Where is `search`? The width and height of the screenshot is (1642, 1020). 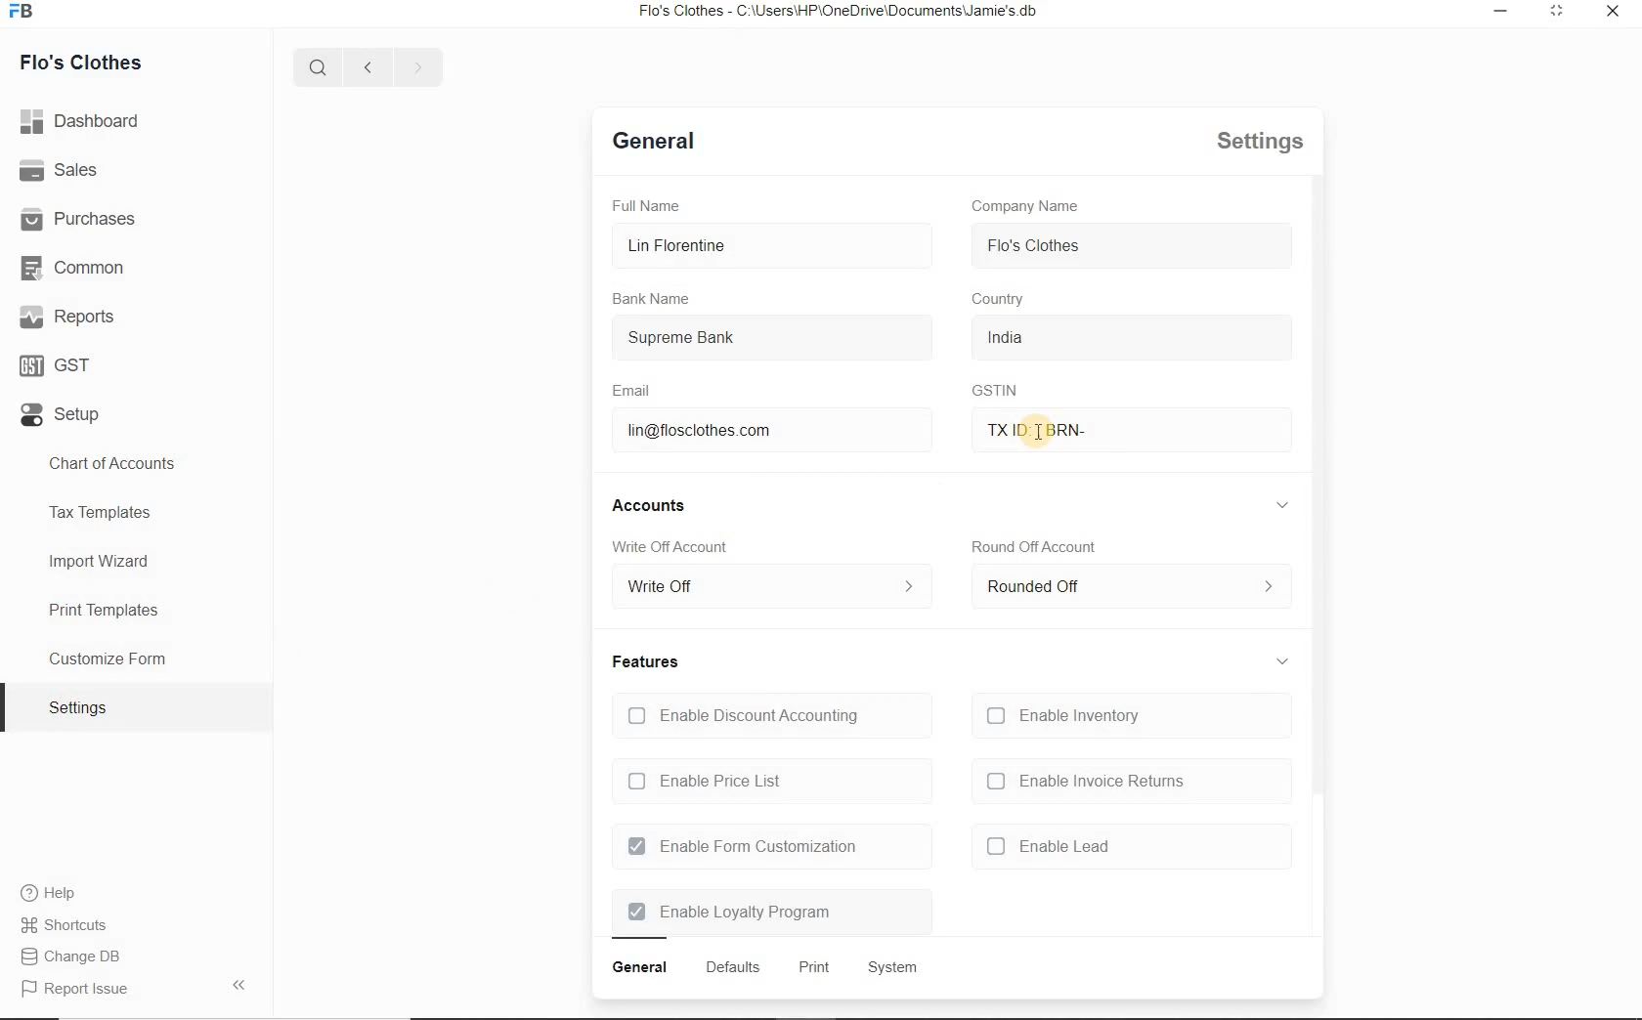
search is located at coordinates (323, 67).